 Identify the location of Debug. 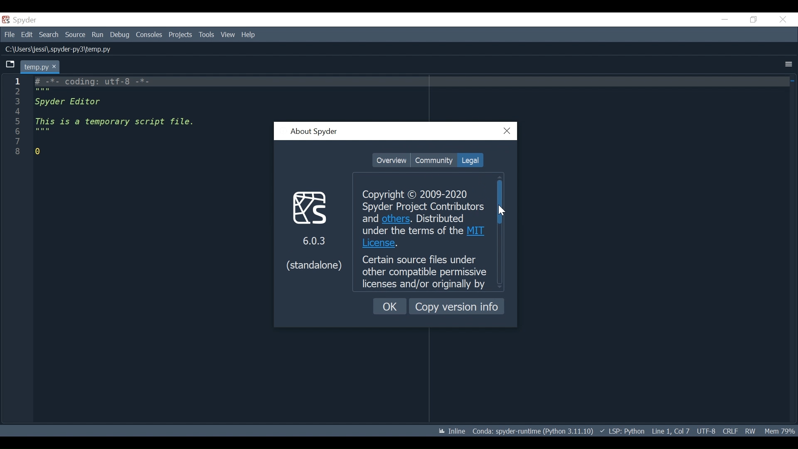
(121, 35).